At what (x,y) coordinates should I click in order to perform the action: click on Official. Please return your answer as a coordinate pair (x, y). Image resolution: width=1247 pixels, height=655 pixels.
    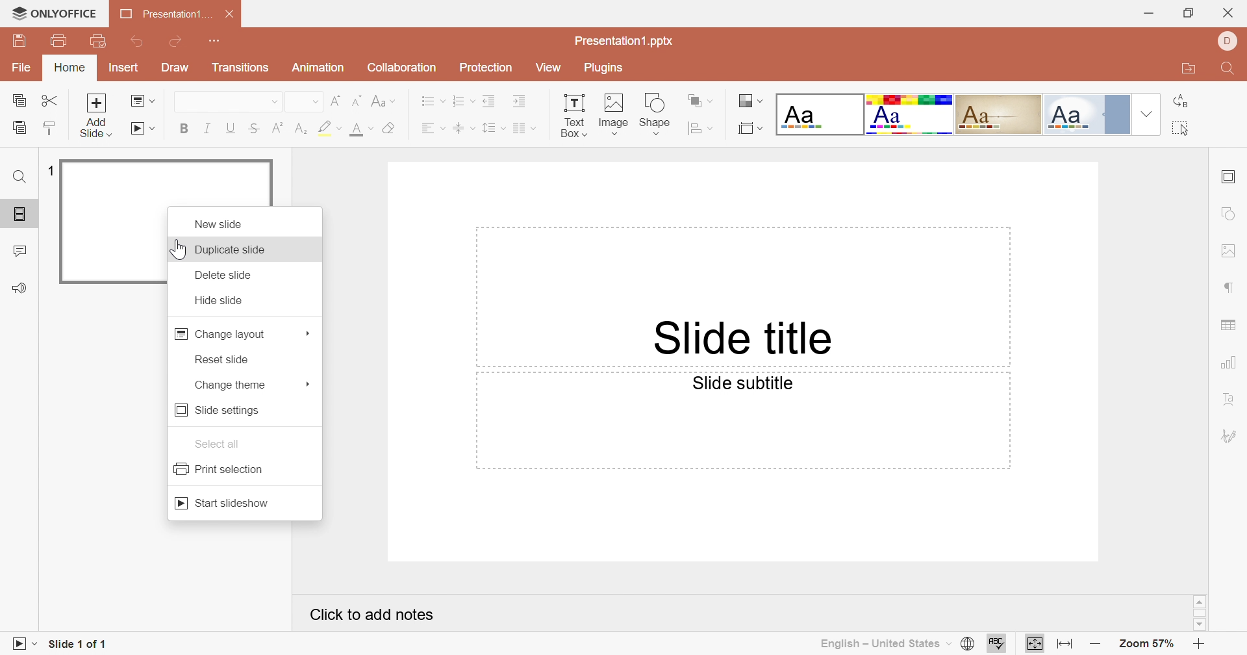
    Looking at the image, I should click on (1085, 114).